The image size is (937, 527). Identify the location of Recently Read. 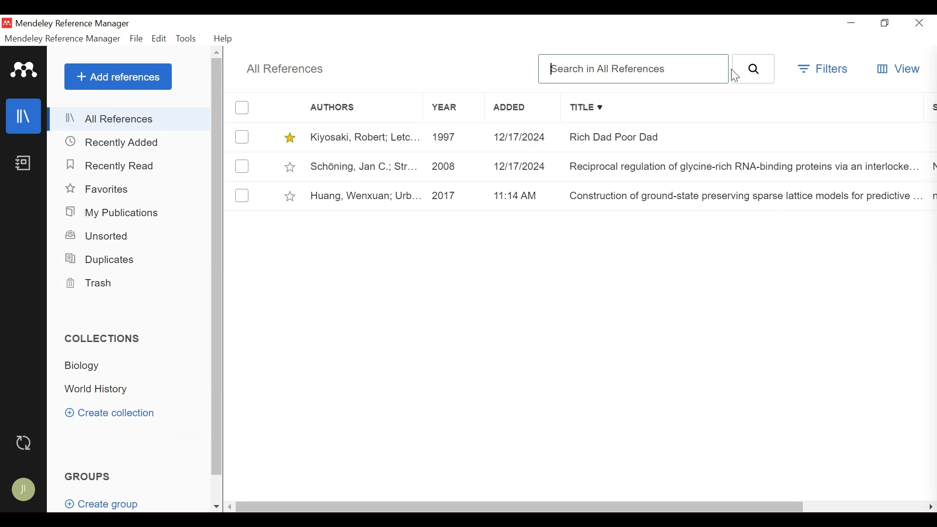
(112, 165).